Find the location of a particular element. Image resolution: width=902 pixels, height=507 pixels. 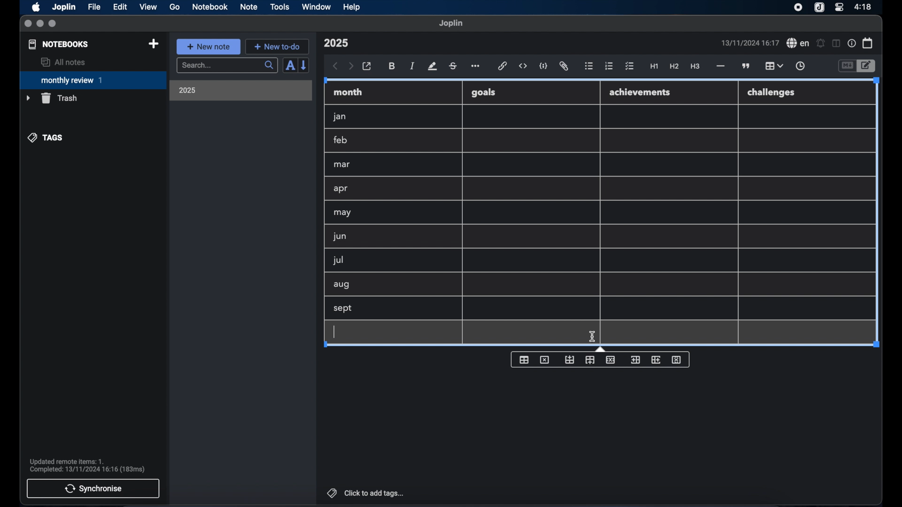

jul is located at coordinates (337, 261).